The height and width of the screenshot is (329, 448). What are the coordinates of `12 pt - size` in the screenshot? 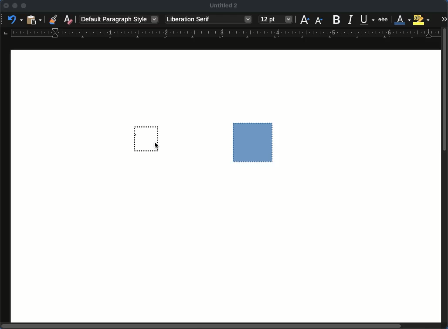 It's located at (275, 19).